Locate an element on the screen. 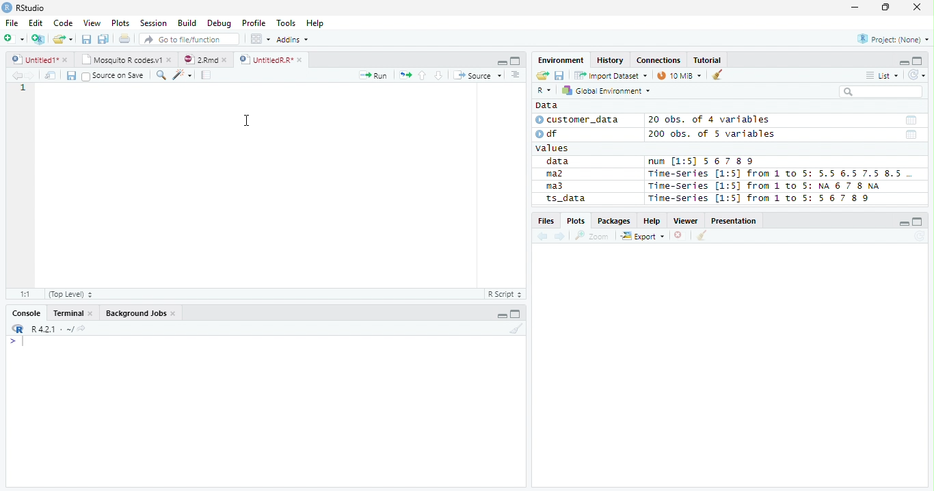 Image resolution: width=934 pixels, height=491 pixels. Source on save is located at coordinates (114, 76).